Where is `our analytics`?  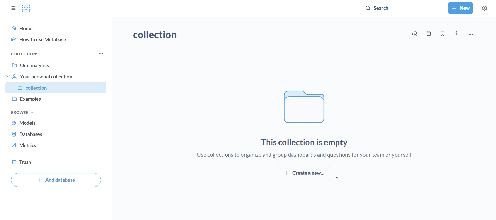
our analytics is located at coordinates (56, 65).